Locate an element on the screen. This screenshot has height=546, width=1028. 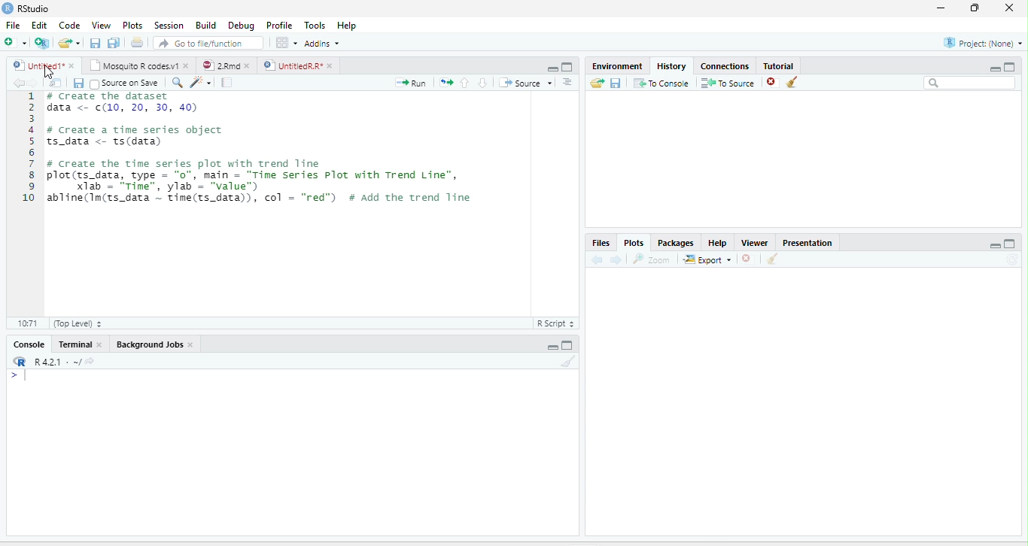
Open an existing file is located at coordinates (65, 42).